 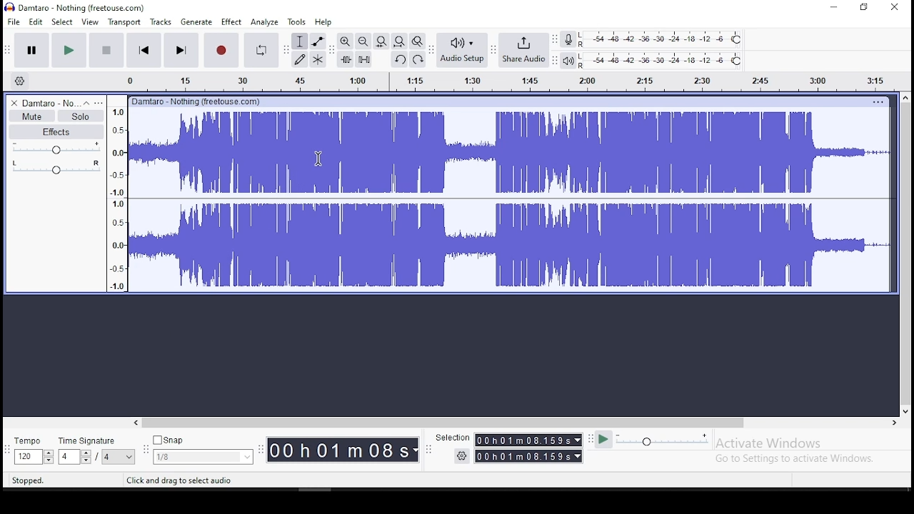 I want to click on Maximize, so click(x=864, y=9).